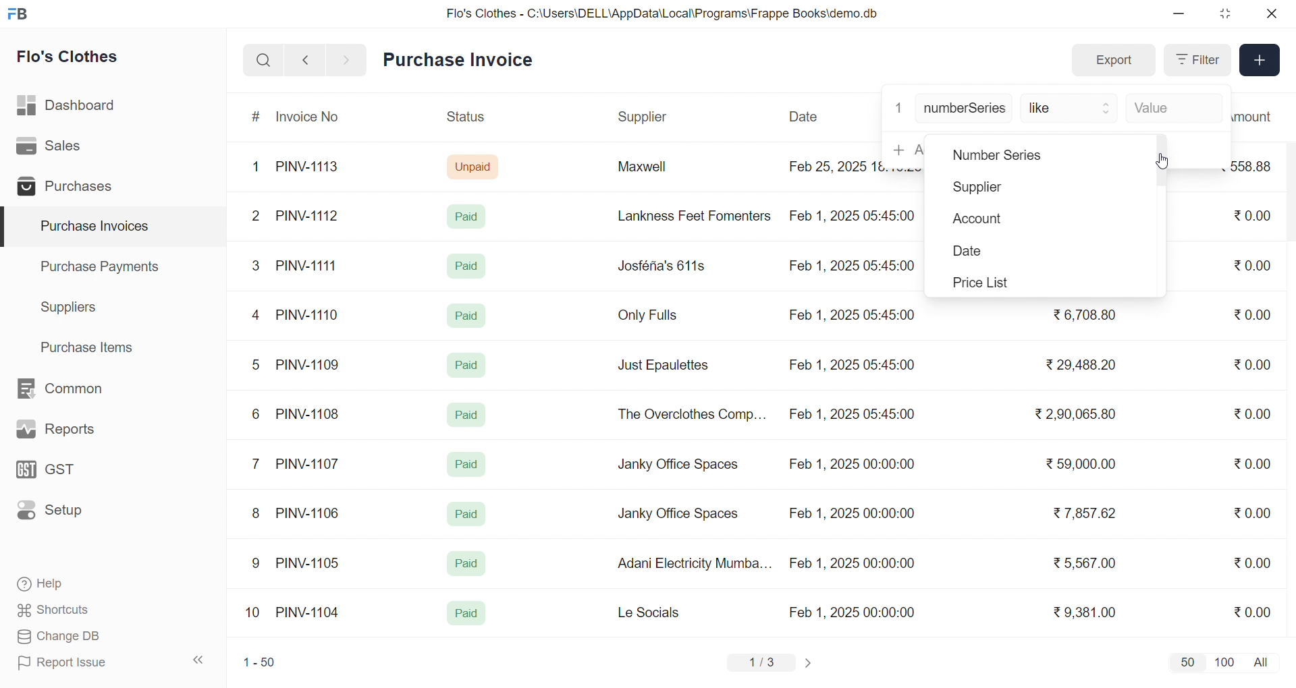 This screenshot has height=688, width=1296. I want to click on Janky Office Spaces, so click(678, 515).